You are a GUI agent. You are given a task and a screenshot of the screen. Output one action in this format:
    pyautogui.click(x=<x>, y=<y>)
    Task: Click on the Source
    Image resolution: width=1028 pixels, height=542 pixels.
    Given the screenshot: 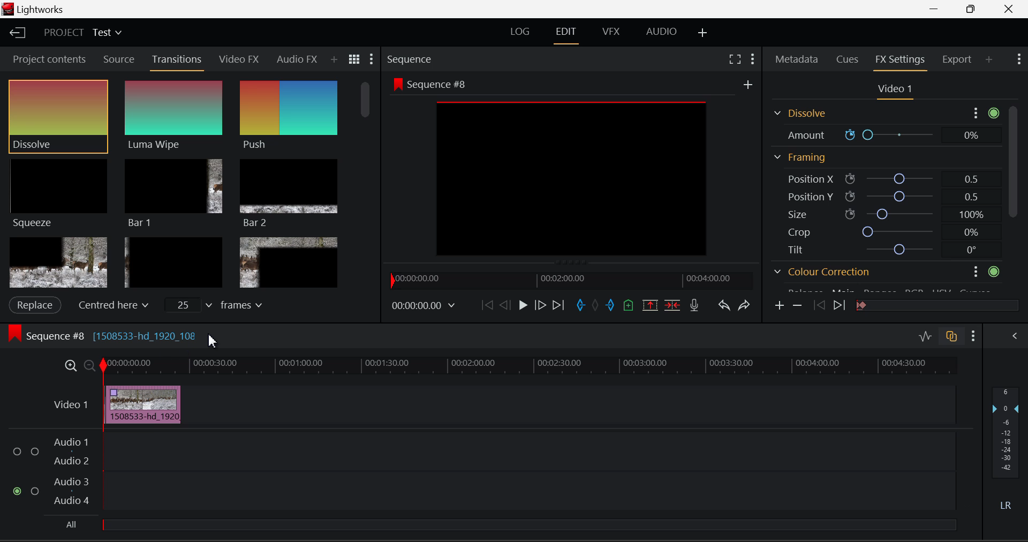 What is the action you would take?
    pyautogui.click(x=119, y=59)
    